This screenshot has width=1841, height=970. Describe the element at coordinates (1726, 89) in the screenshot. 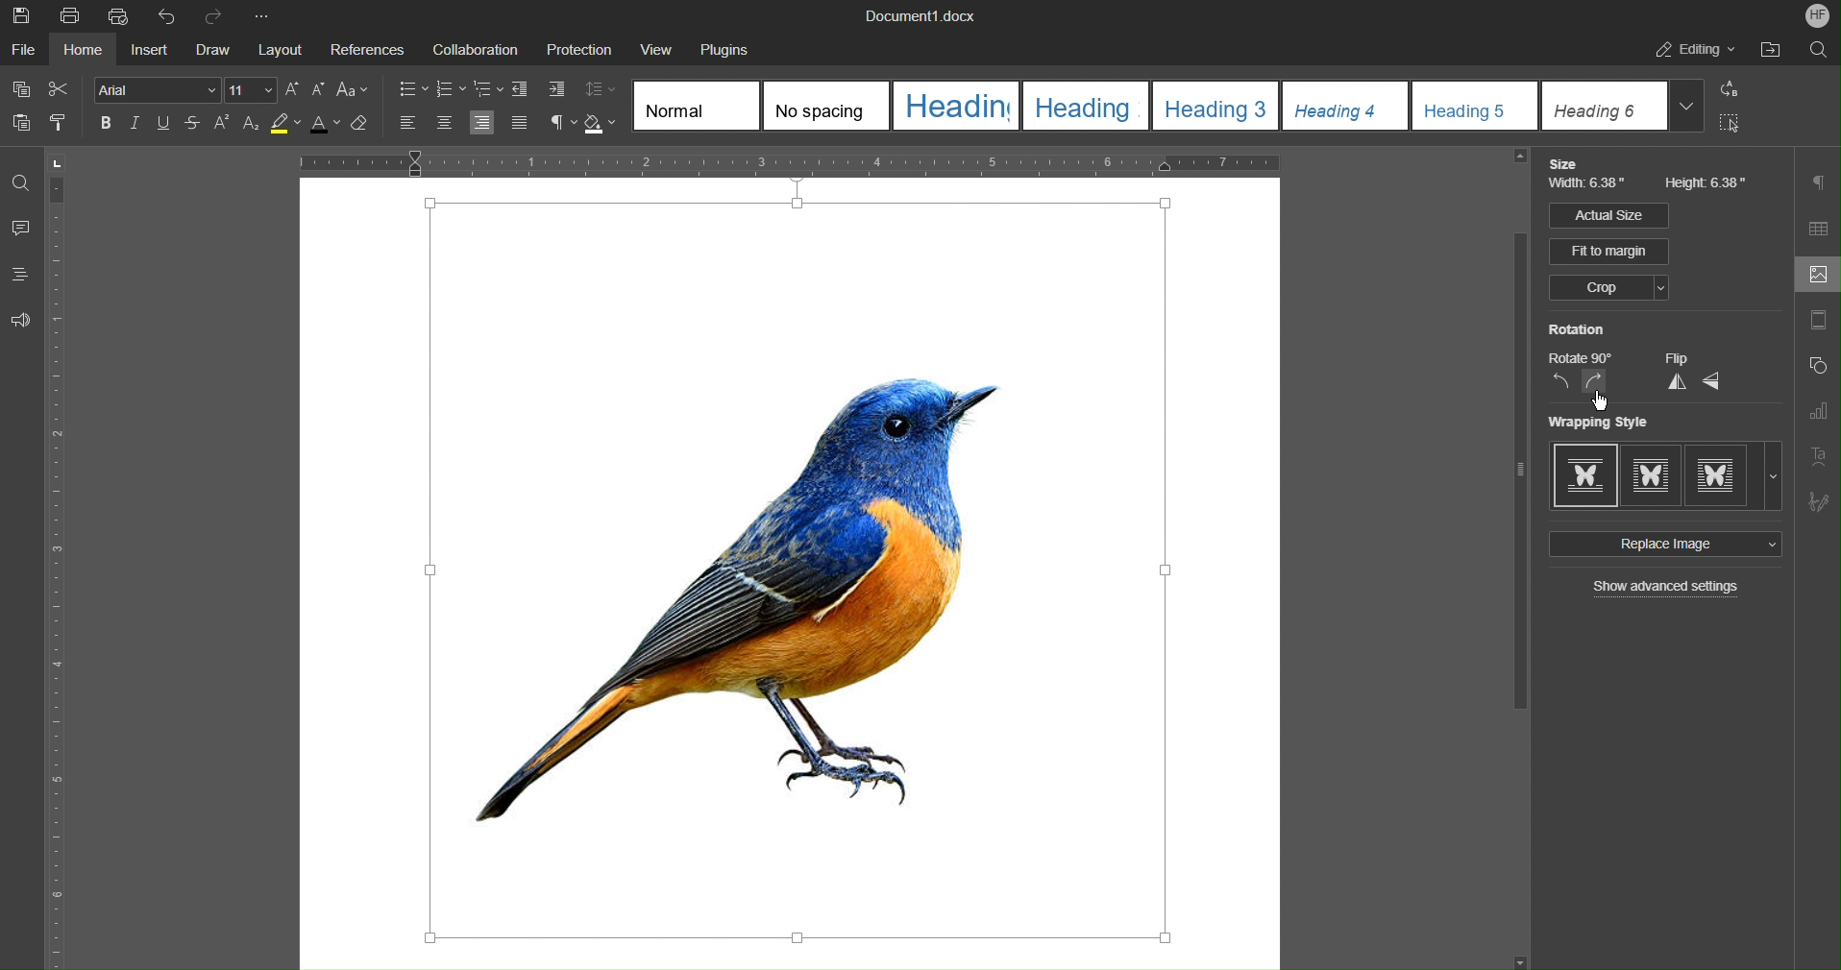

I see `Replace` at that location.